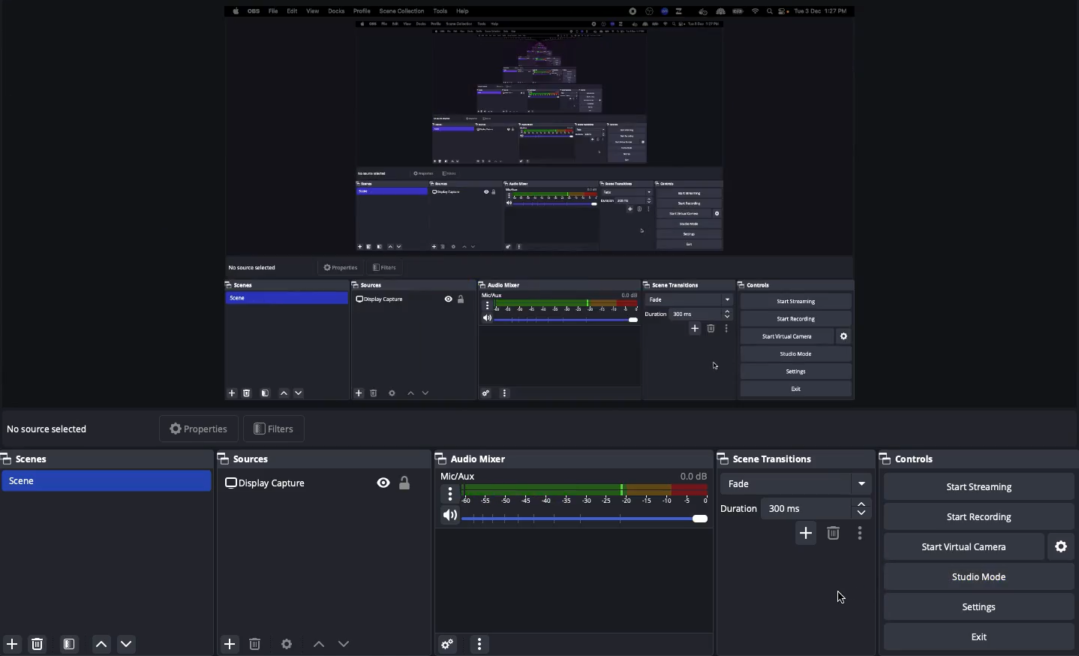 Image resolution: width=1079 pixels, height=656 pixels. Describe the element at coordinates (471, 459) in the screenshot. I see `Audio mixer` at that location.